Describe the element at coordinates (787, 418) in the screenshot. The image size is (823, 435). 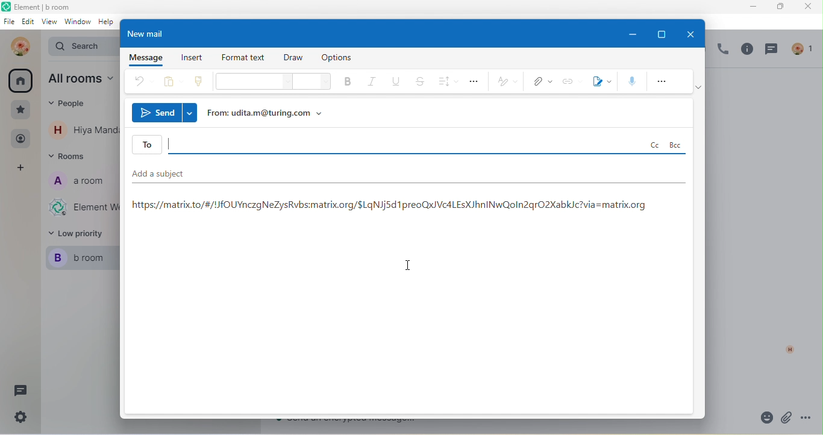
I see `attachment` at that location.